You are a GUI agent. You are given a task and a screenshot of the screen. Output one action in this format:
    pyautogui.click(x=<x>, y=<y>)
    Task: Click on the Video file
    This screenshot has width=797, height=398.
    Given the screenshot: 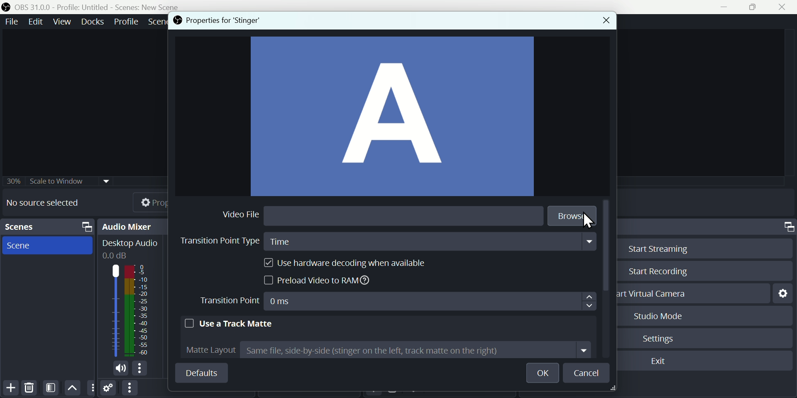 What is the action you would take?
    pyautogui.click(x=242, y=213)
    